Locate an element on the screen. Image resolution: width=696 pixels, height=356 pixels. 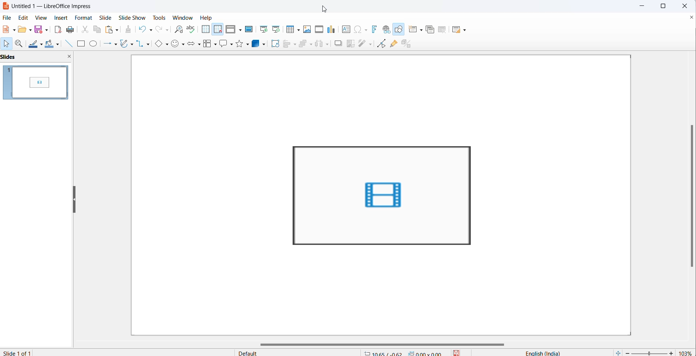
display grid is located at coordinates (207, 30).